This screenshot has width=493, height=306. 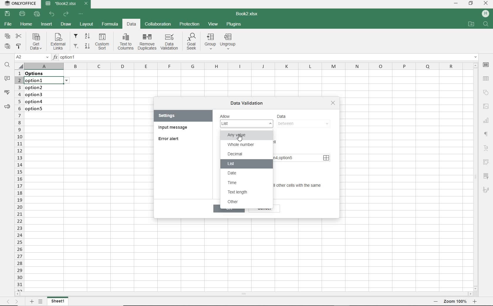 I want to click on ERROR ALERT, so click(x=170, y=139).